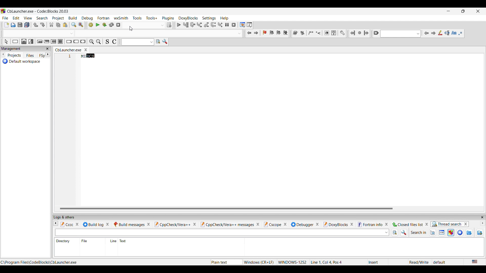 This screenshot has height=273, width=486. What do you see at coordinates (91, 25) in the screenshot?
I see `Build` at bounding box center [91, 25].